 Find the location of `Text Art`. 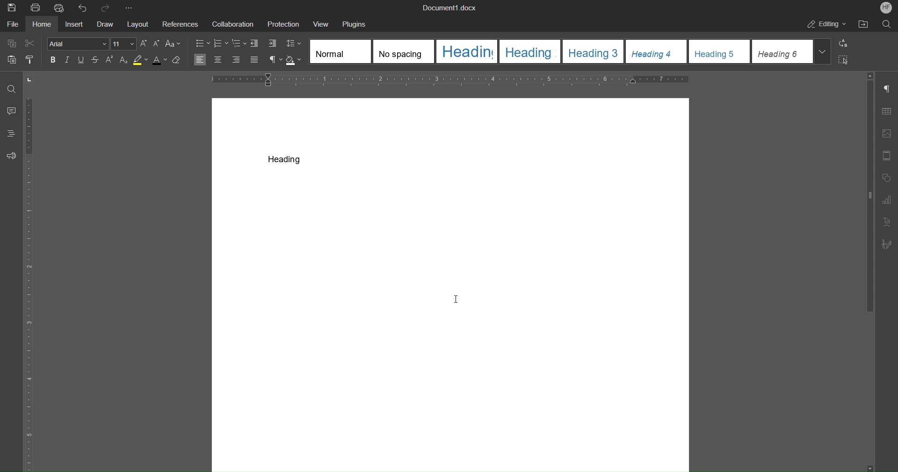

Text Art is located at coordinates (889, 222).